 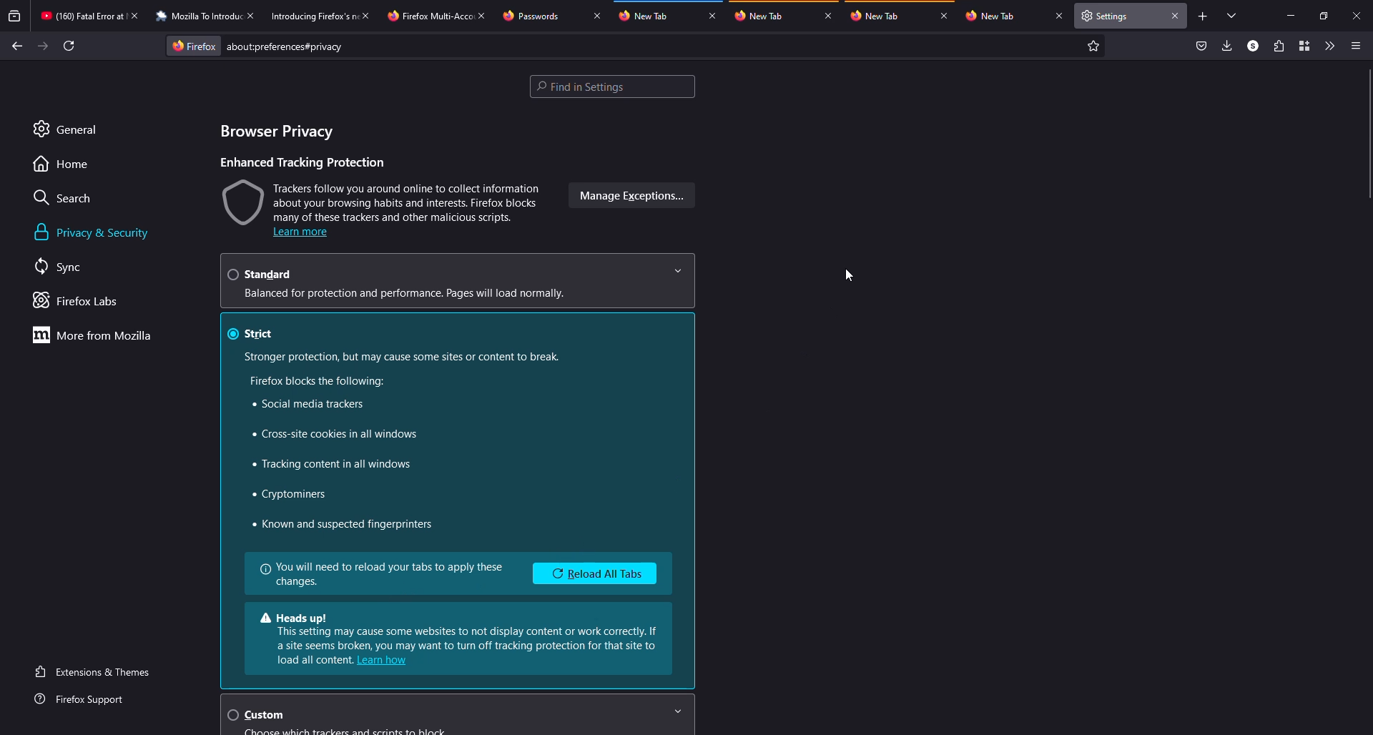 I want to click on sync, so click(x=61, y=265).